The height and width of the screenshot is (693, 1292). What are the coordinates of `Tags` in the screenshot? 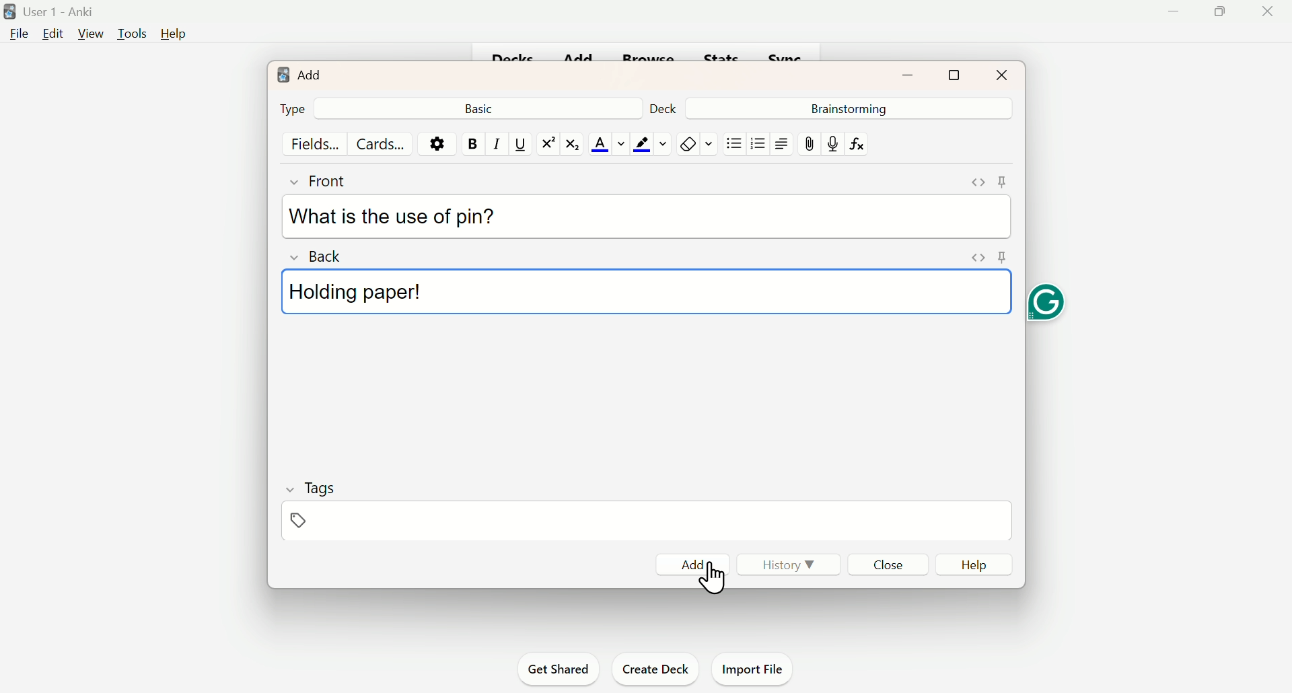 It's located at (312, 501).